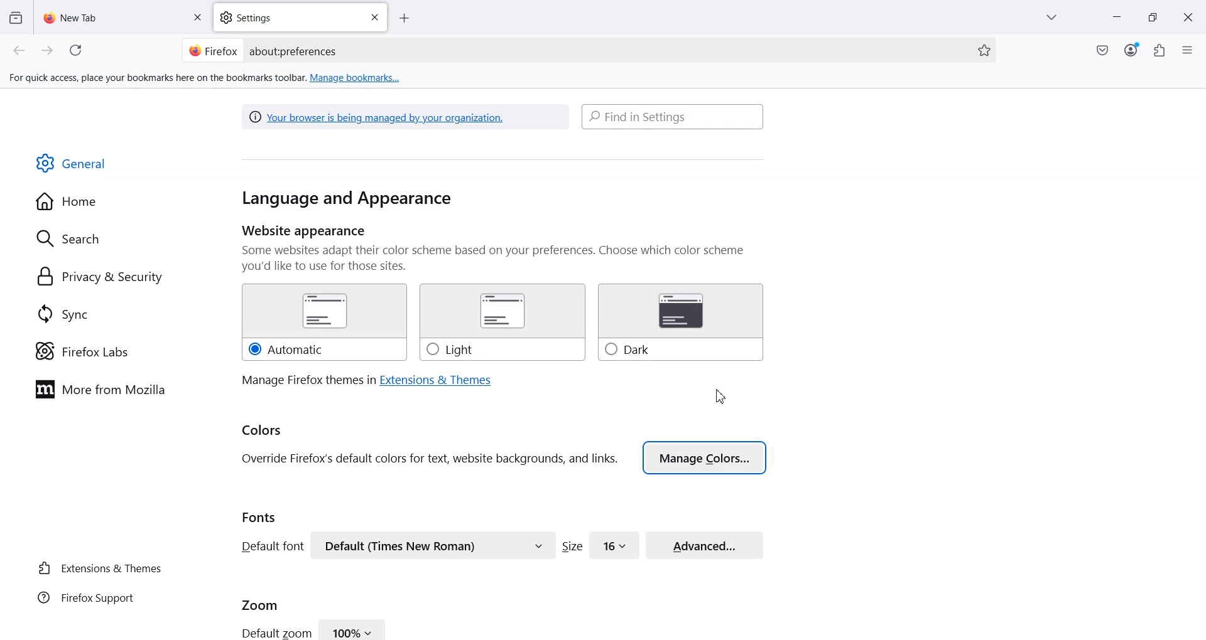  Describe the element at coordinates (270, 546) in the screenshot. I see `Default font` at that location.